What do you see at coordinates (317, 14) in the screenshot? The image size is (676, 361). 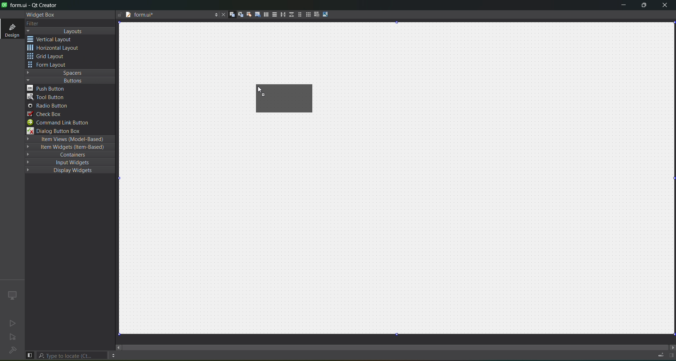 I see `break layout` at bounding box center [317, 14].